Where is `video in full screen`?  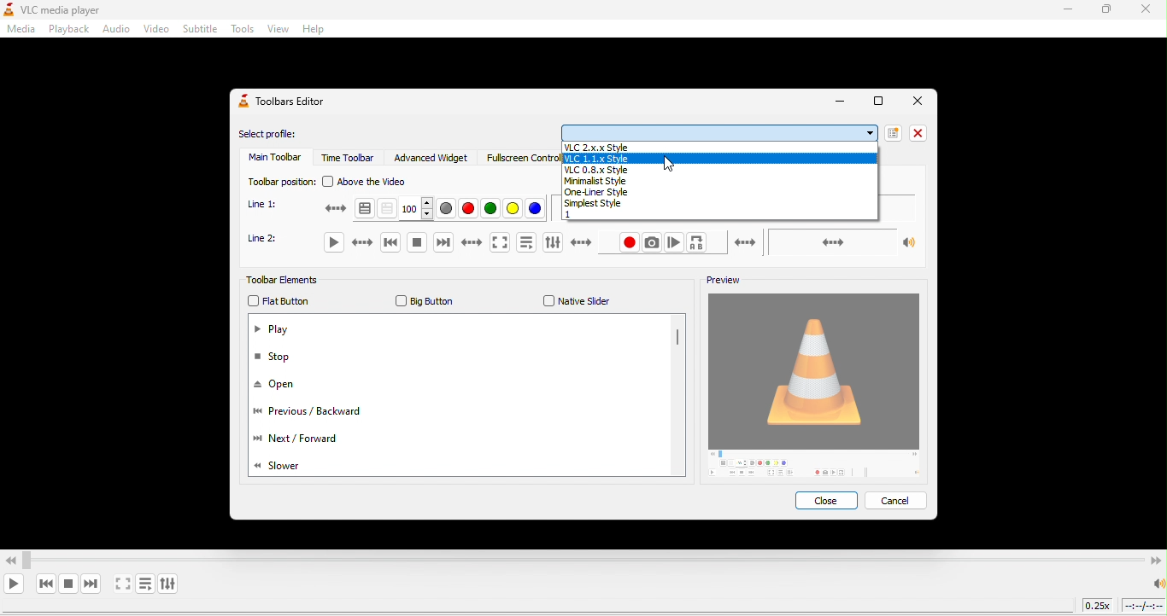
video in full screen is located at coordinates (504, 243).